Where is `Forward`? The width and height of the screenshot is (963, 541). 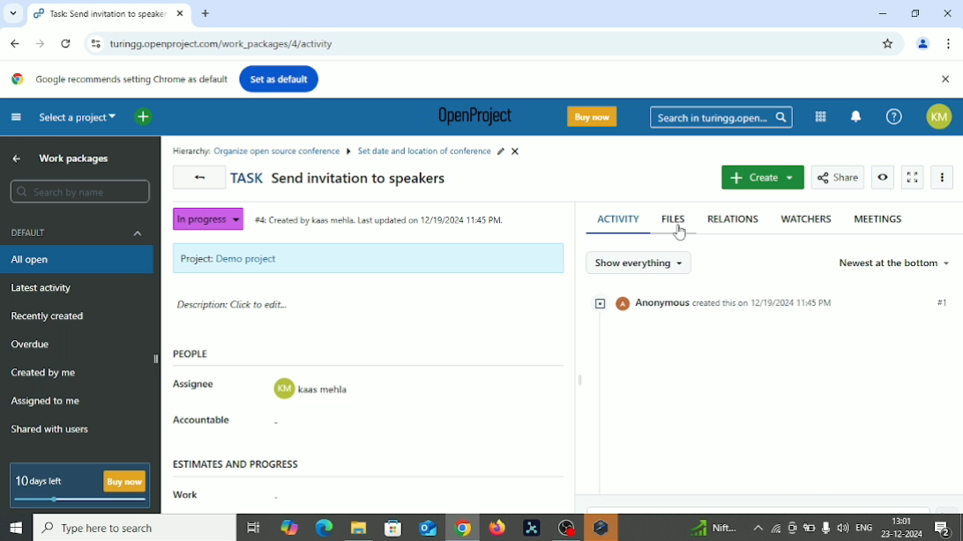
Forward is located at coordinates (40, 43).